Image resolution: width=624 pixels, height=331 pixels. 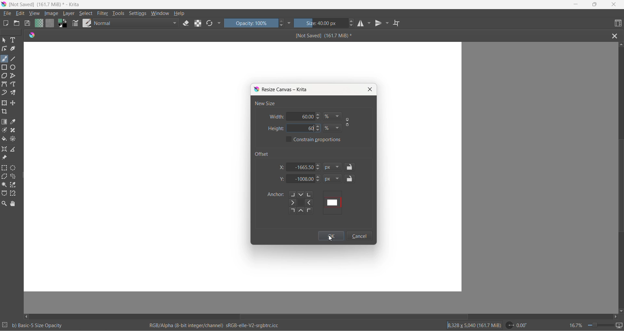 I want to click on horizontal mirror tool, so click(x=362, y=24).